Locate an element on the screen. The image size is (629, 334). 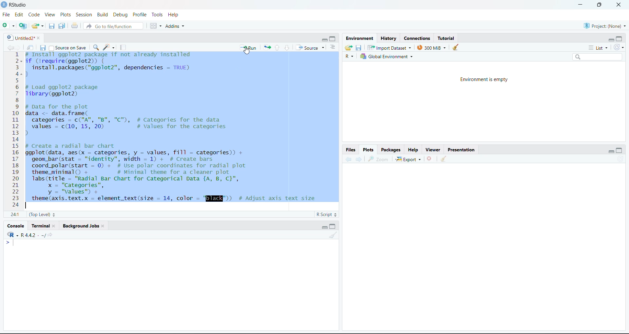
print the current file is located at coordinates (73, 26).